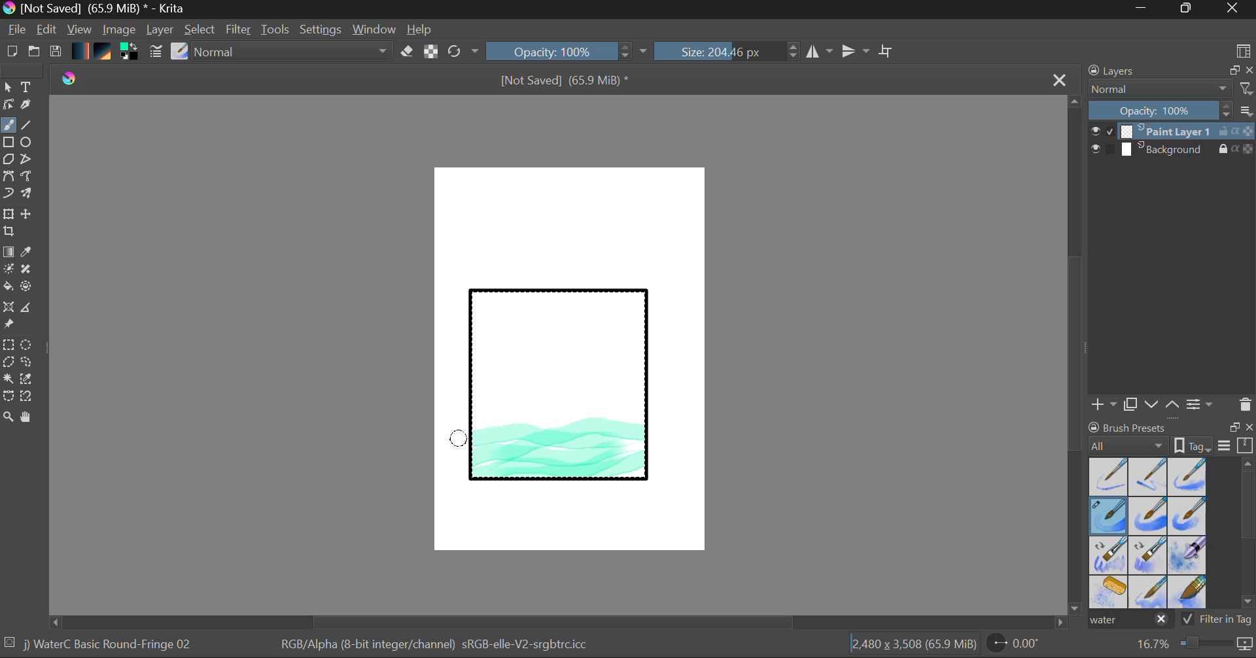 This screenshot has height=658, width=1256. Describe the element at coordinates (9, 251) in the screenshot. I see `Fill Gradient` at that location.